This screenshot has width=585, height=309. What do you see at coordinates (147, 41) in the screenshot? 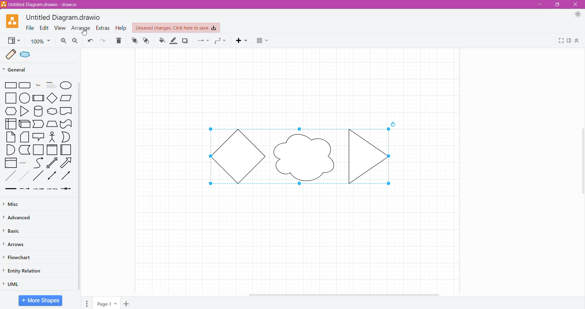
I see `To Back` at bounding box center [147, 41].